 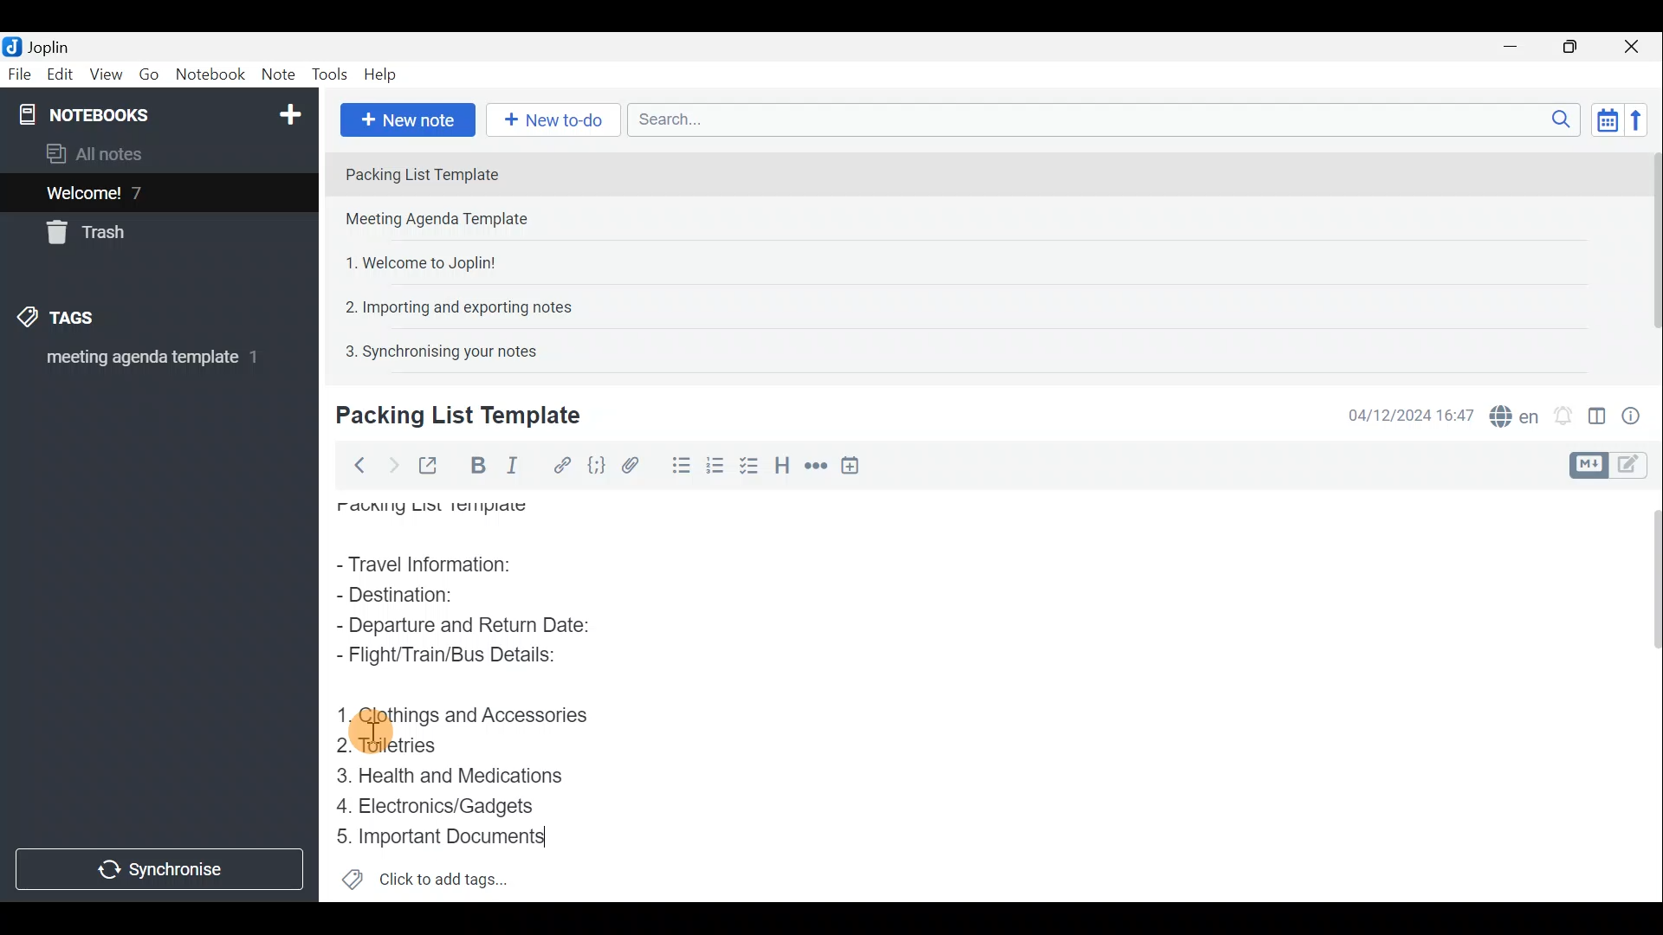 I want to click on Note 5, so click(x=434, y=349).